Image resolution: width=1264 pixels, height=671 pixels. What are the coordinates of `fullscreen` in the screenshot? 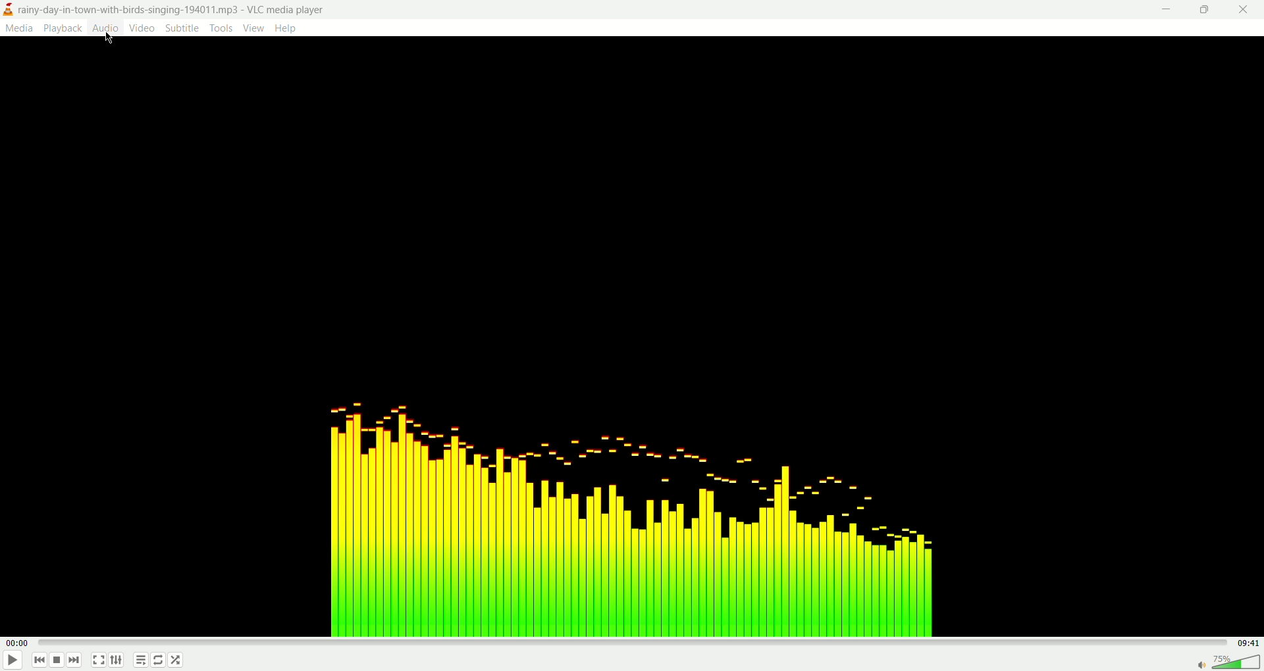 It's located at (98, 661).